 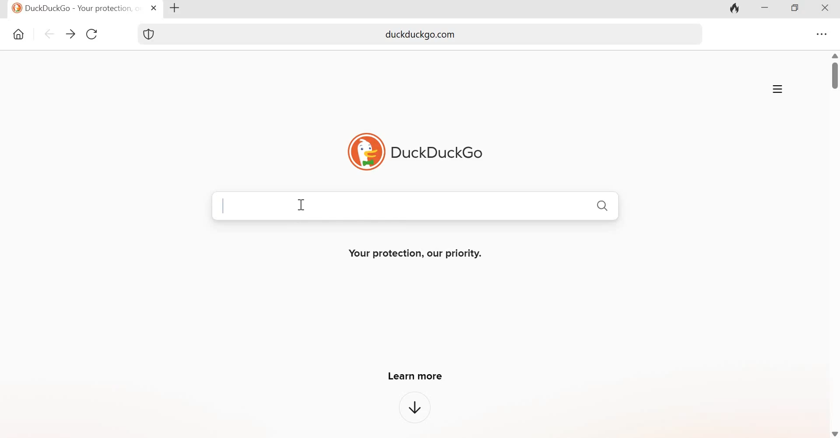 I want to click on Reload this page, so click(x=92, y=35).